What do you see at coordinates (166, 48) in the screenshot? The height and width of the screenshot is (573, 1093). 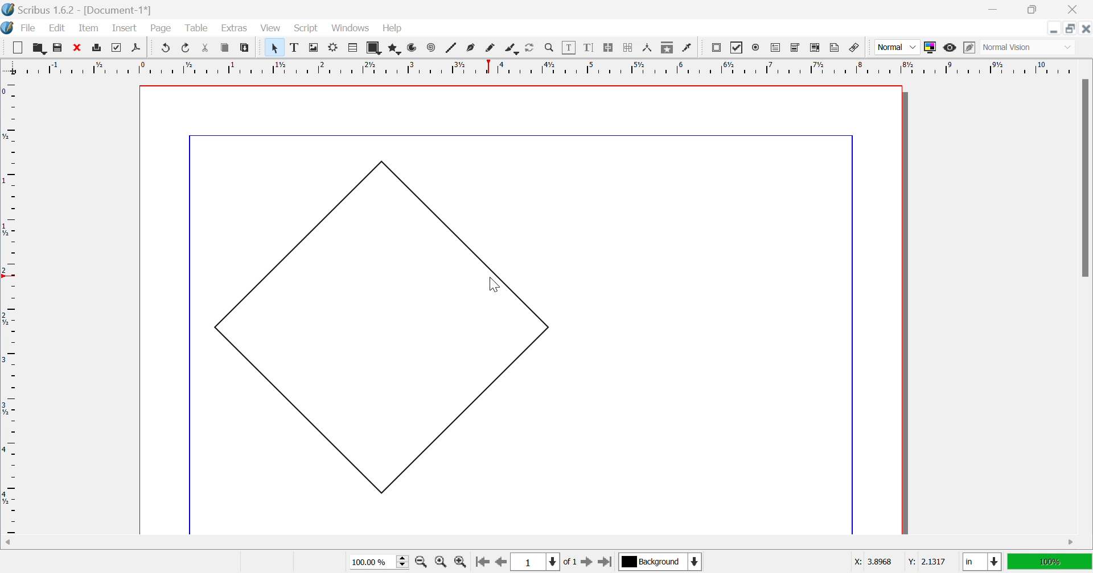 I see `Undo` at bounding box center [166, 48].